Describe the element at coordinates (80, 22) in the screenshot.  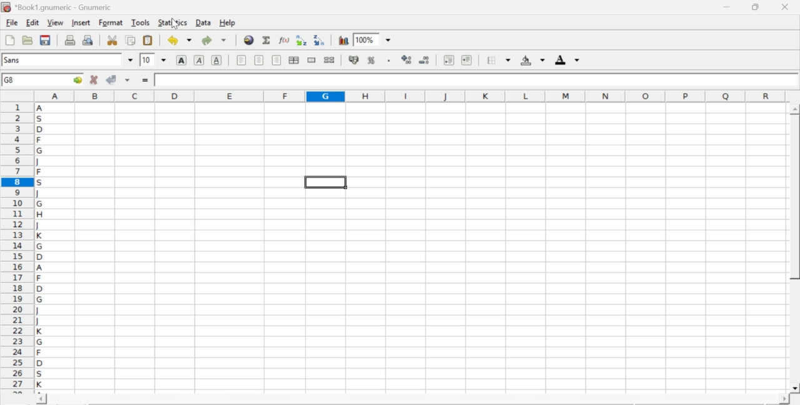
I see `insert` at that location.